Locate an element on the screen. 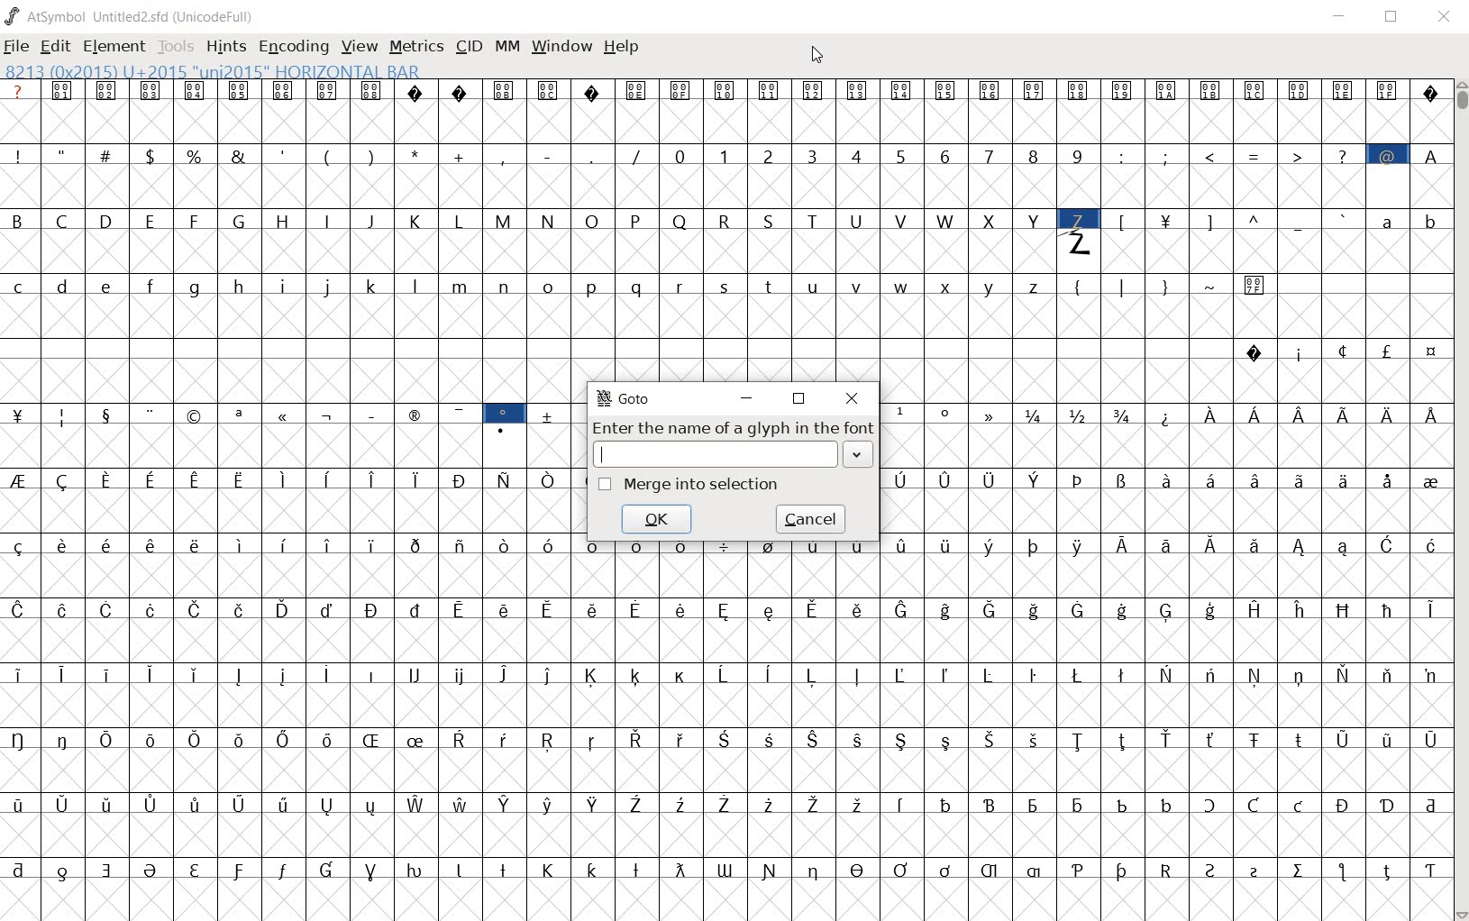  ELEMENT is located at coordinates (115, 46).